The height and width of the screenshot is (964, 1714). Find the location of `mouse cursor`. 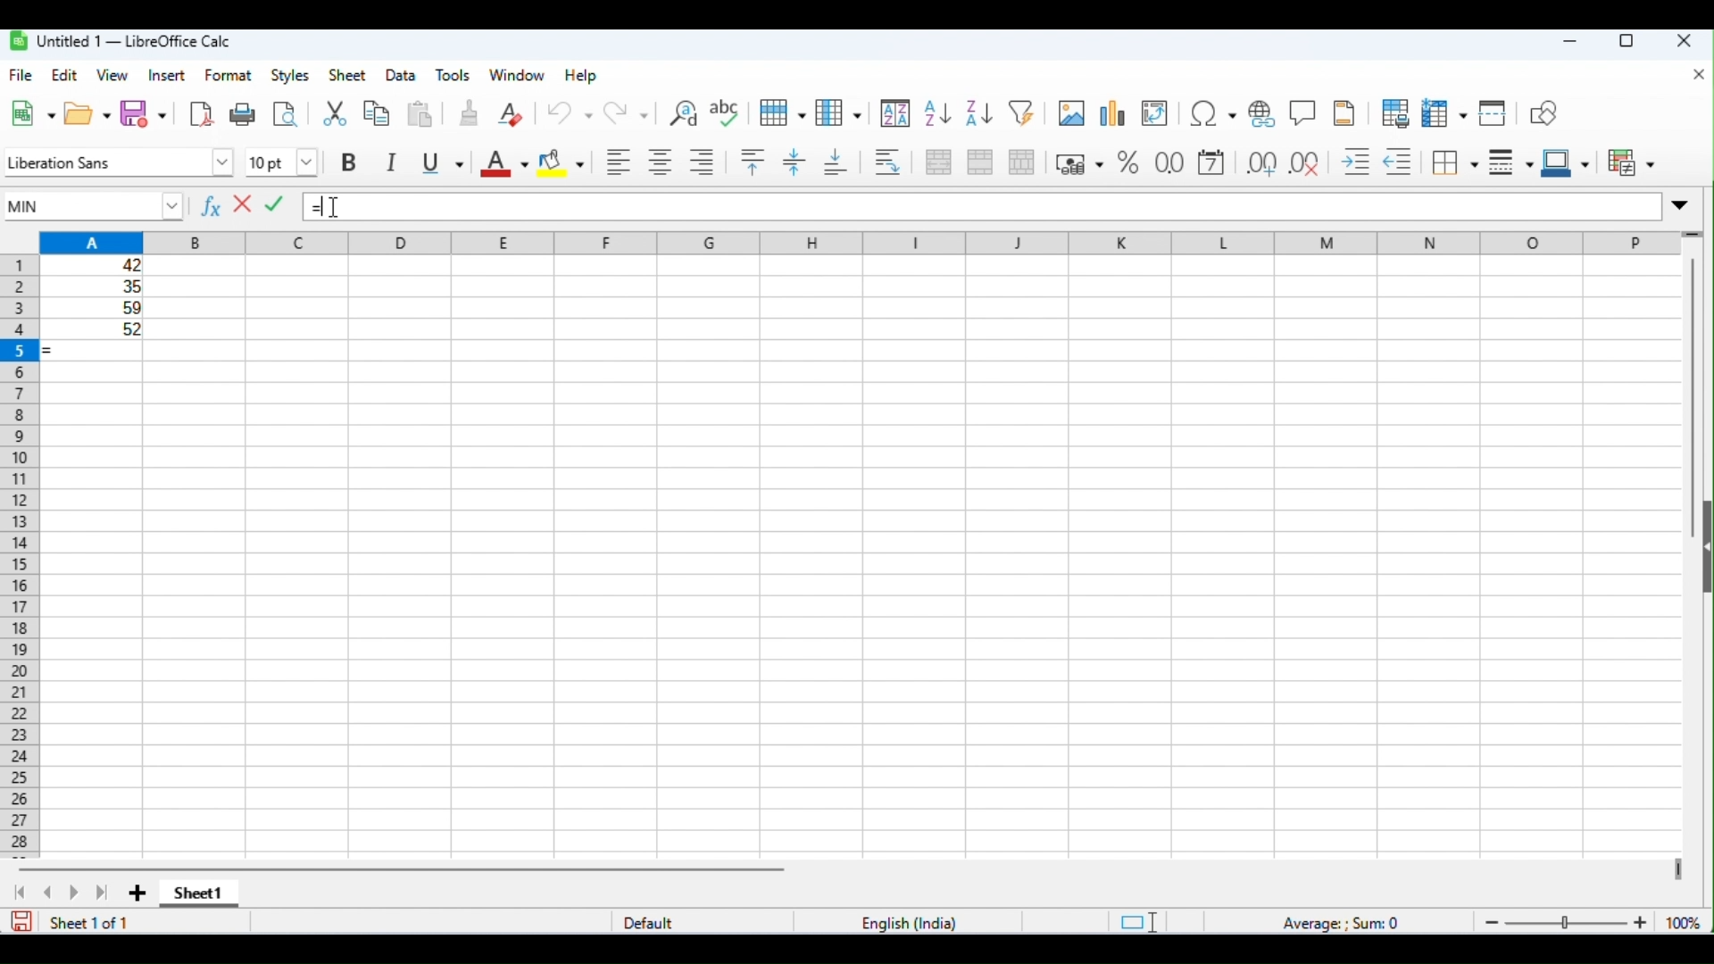

mouse cursor is located at coordinates (336, 209).